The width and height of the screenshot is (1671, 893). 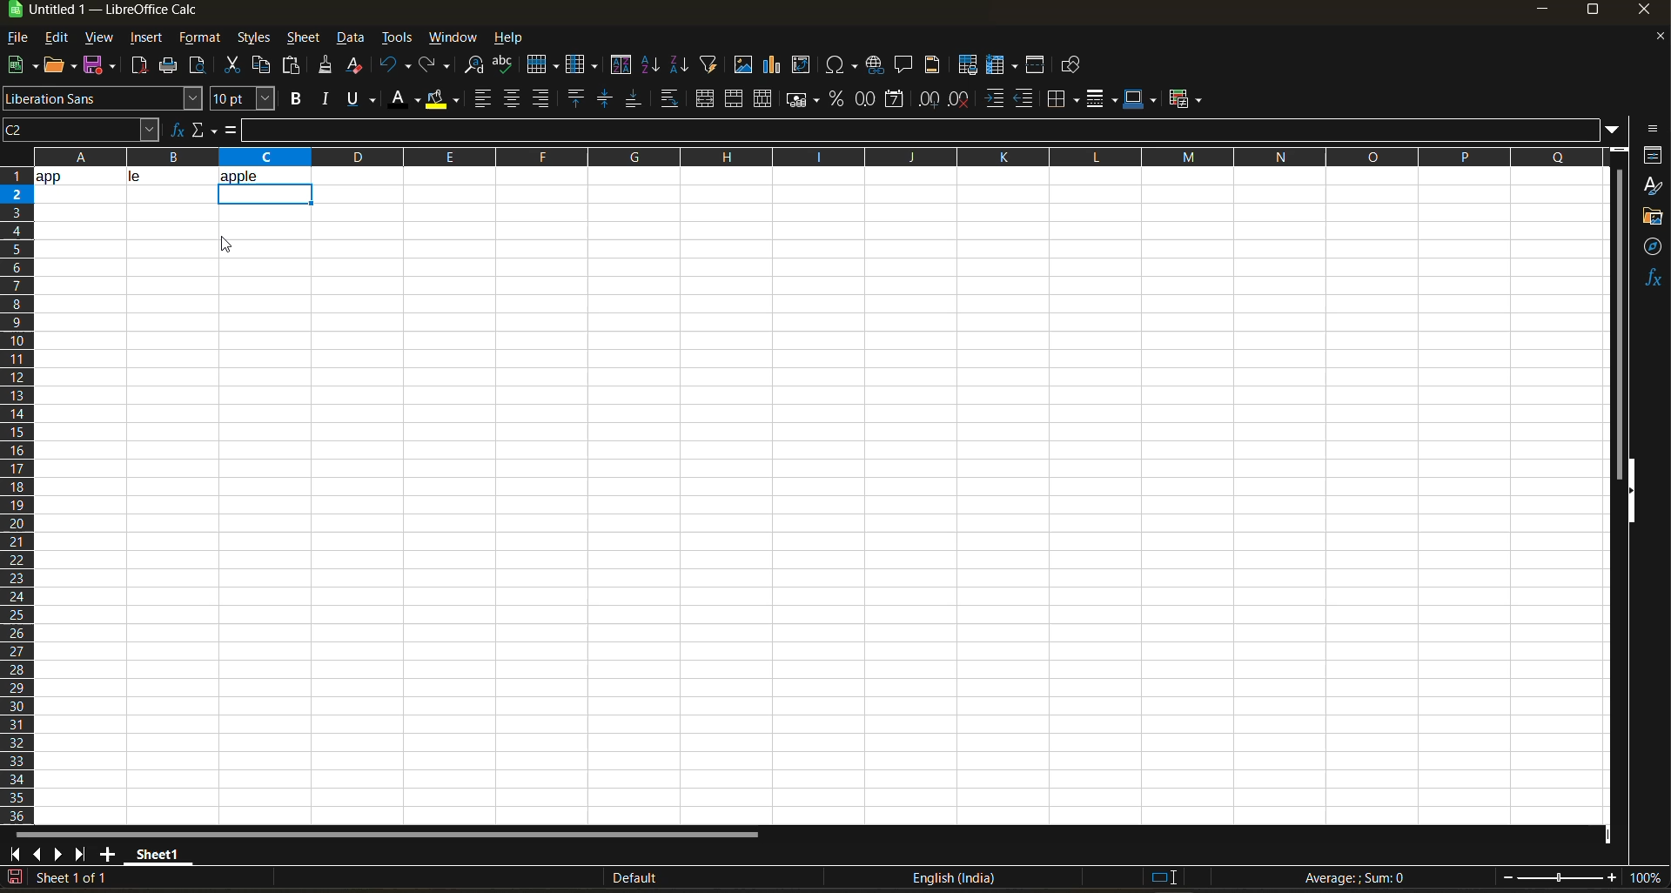 What do you see at coordinates (138, 67) in the screenshot?
I see `export directly as pdf` at bounding box center [138, 67].